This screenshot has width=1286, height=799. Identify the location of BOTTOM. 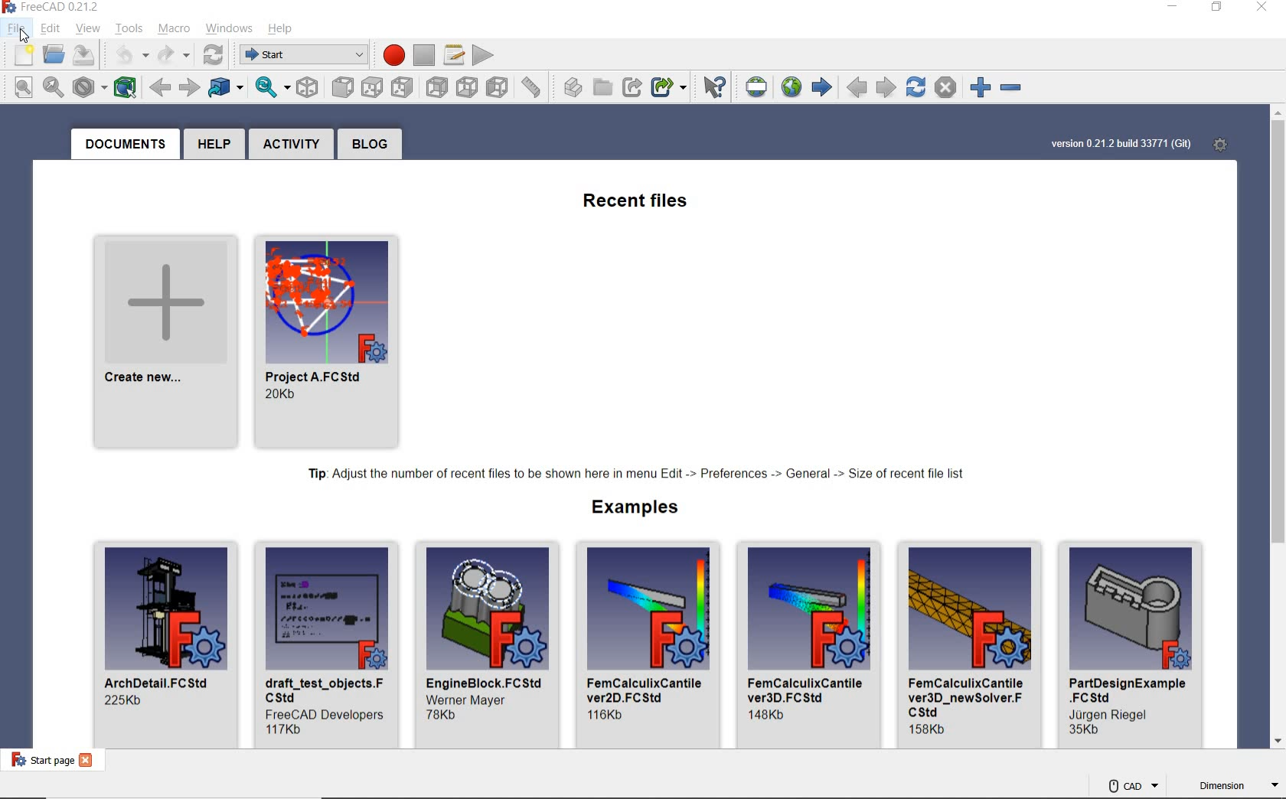
(466, 86).